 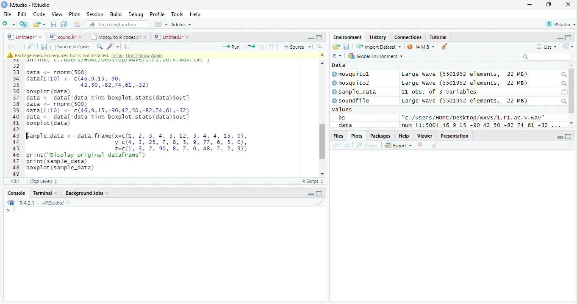 I want to click on File, so click(x=8, y=14).